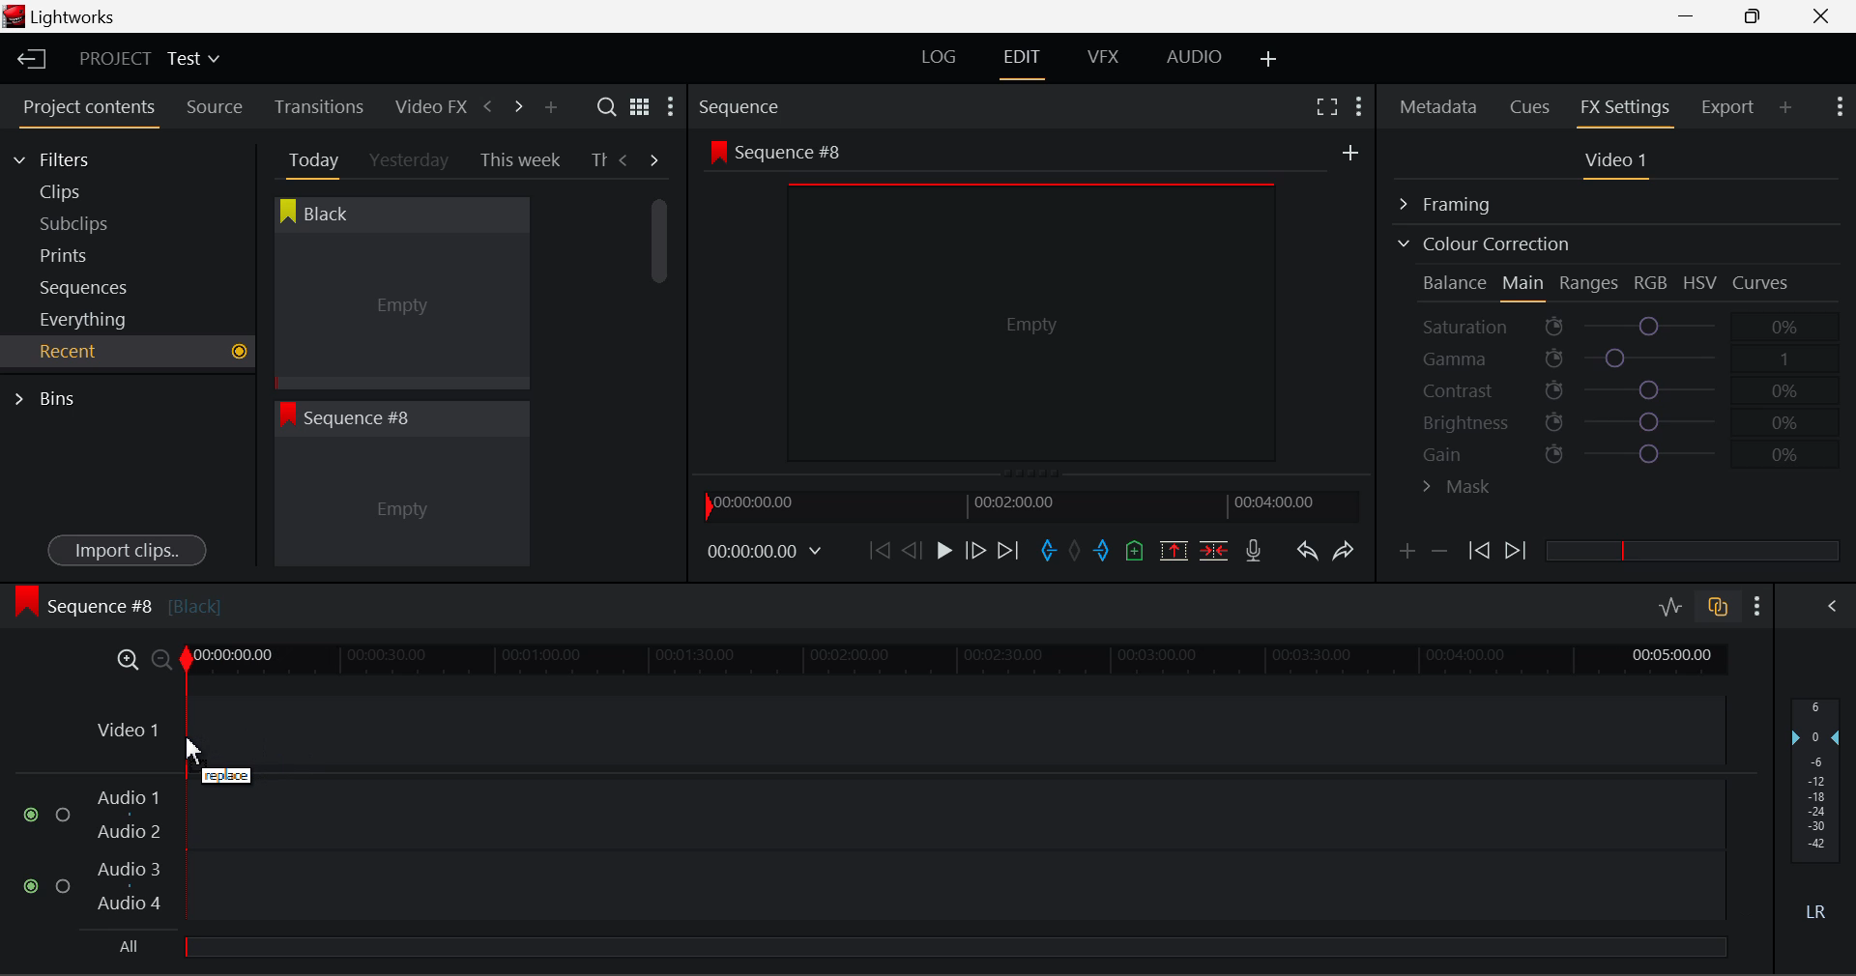 The image size is (1856, 976). Describe the element at coordinates (1193, 56) in the screenshot. I see `AUDIO Layout` at that location.